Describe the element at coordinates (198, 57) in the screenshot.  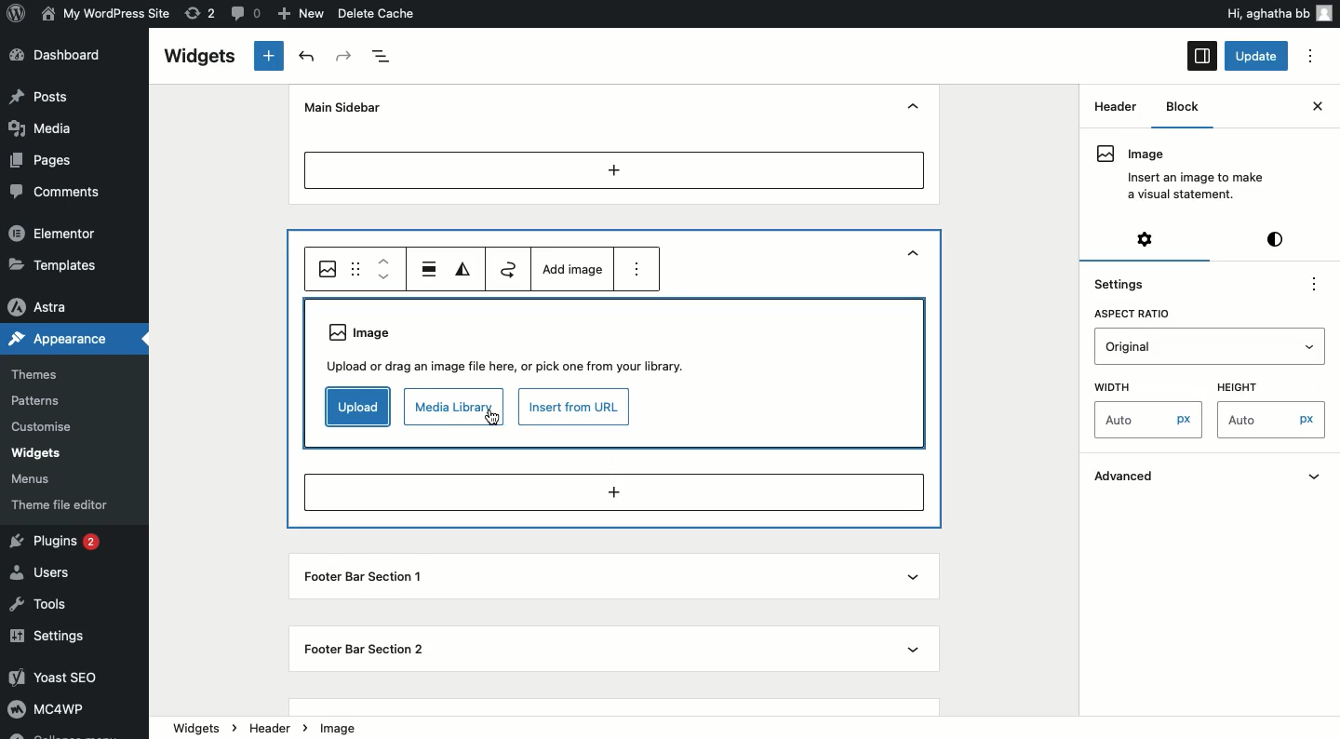
I see `Widgets` at that location.